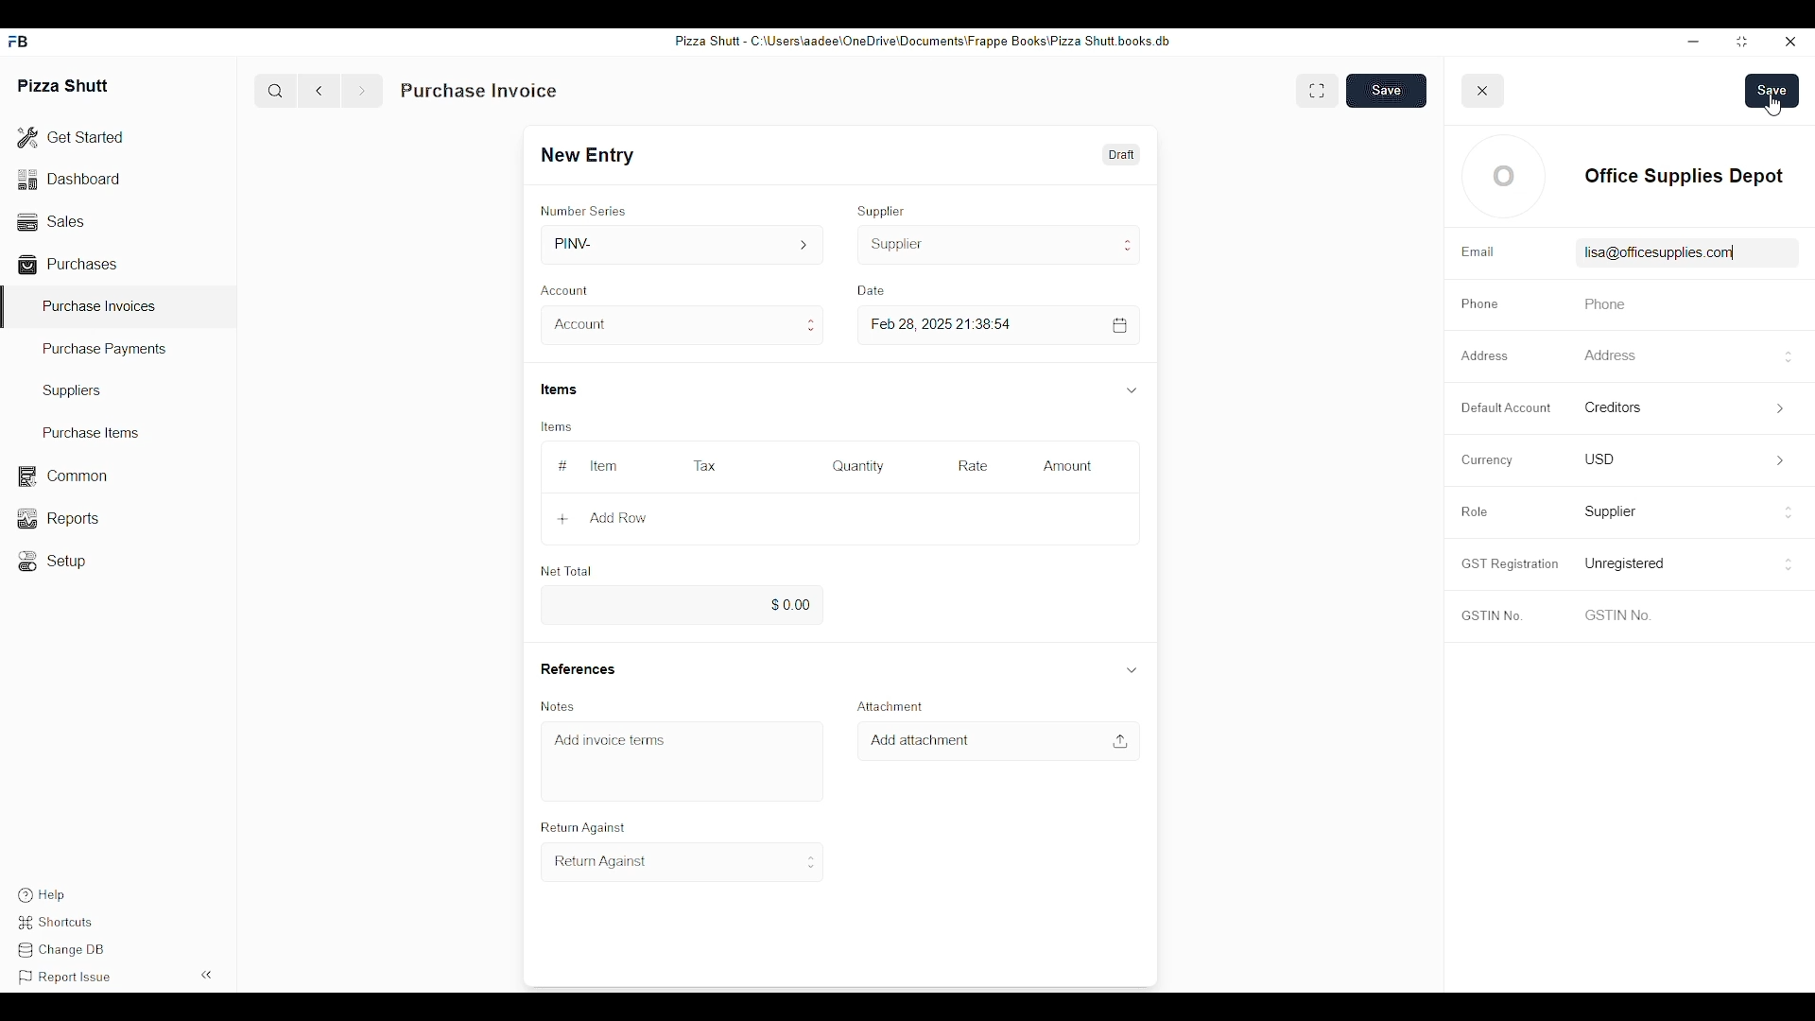 The height and width of the screenshot is (1021, 1815). I want to click on References, so click(577, 668).